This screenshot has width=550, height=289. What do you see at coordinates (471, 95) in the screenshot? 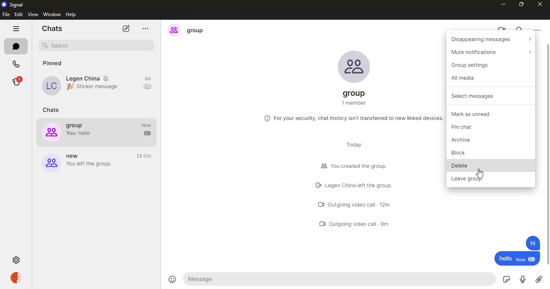
I see `select messages` at bounding box center [471, 95].